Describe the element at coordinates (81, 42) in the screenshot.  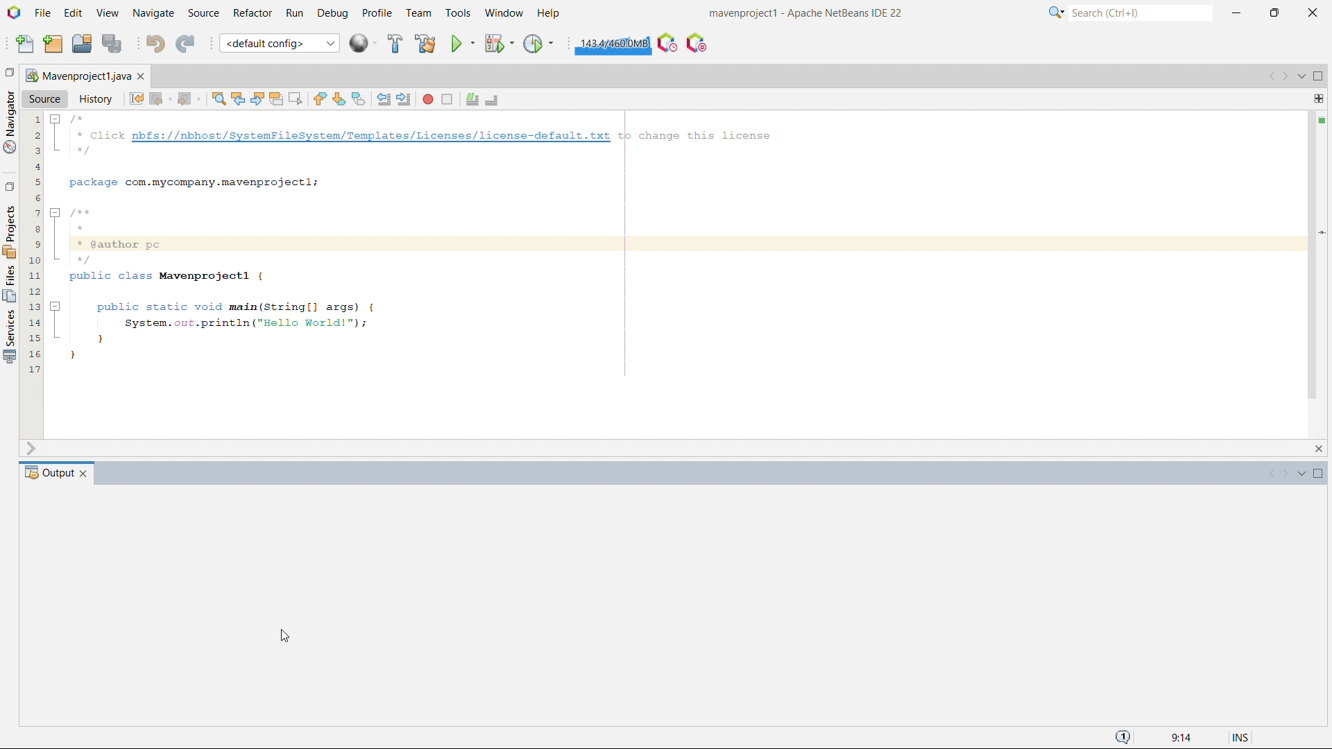
I see `open project` at that location.